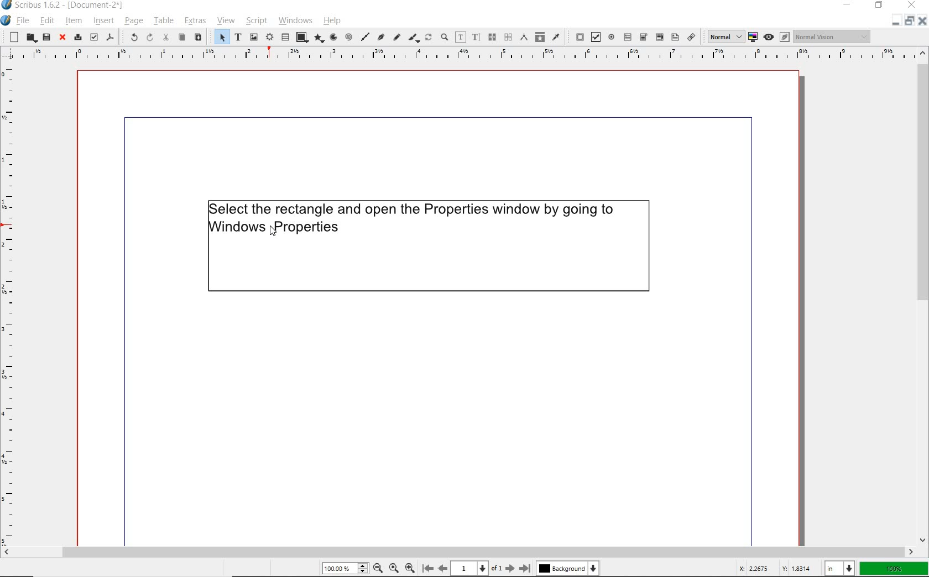  I want to click on pdf radio button, so click(611, 36).